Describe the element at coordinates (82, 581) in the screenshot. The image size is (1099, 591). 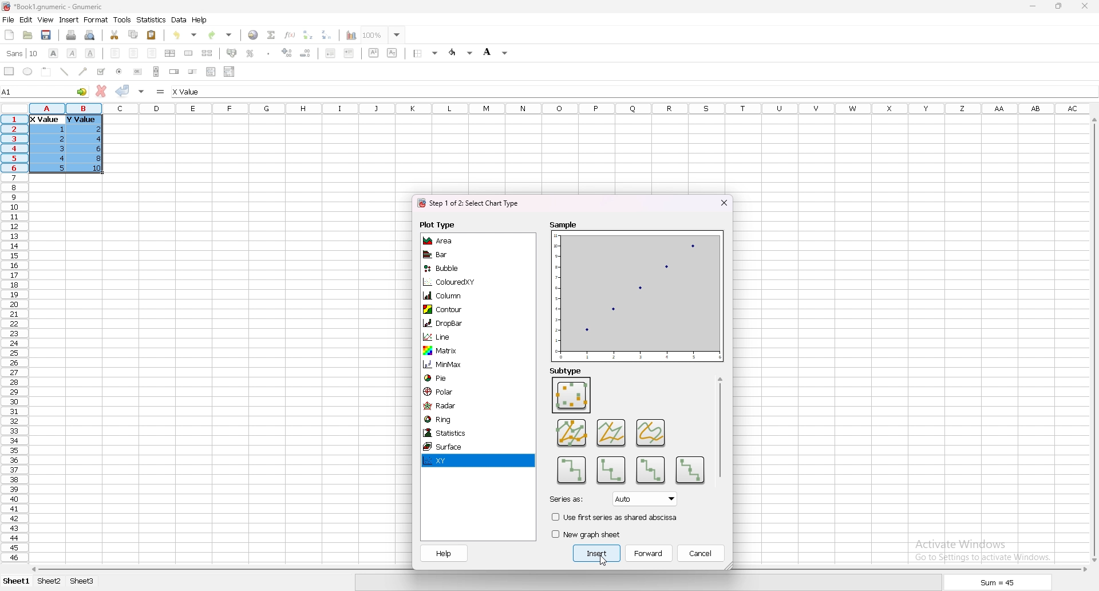
I see `sheet 3` at that location.